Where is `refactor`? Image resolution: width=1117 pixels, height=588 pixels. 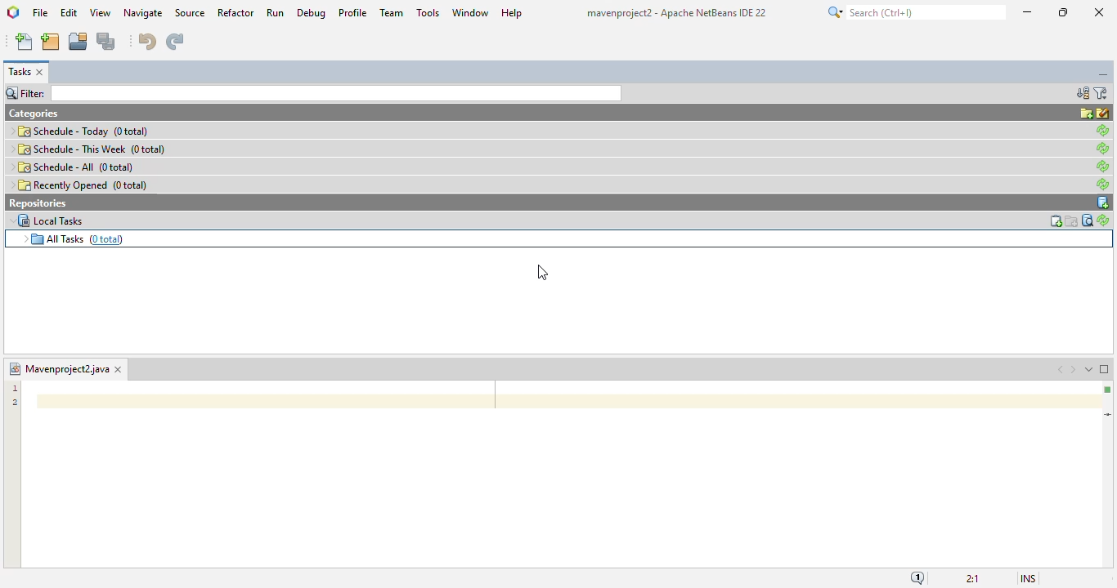 refactor is located at coordinates (236, 12).